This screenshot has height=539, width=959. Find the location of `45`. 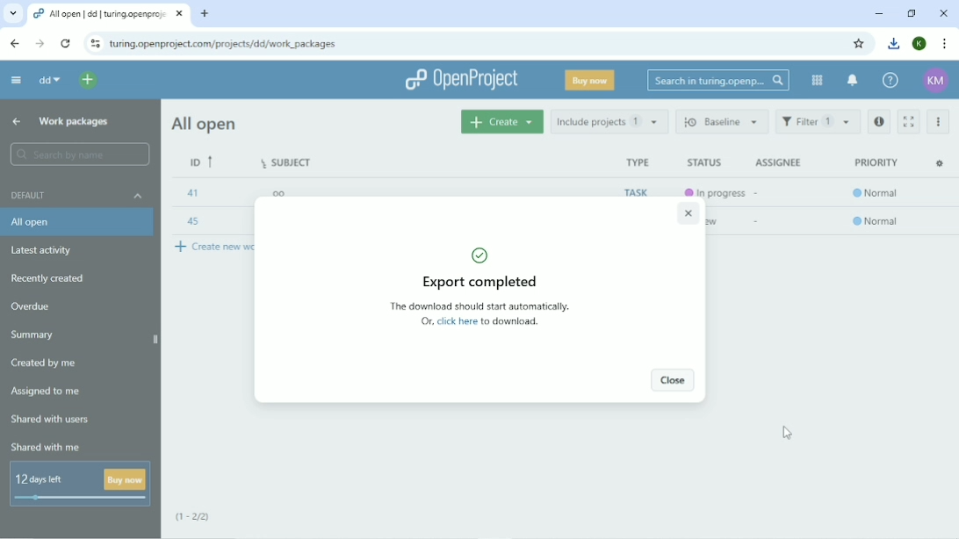

45 is located at coordinates (193, 223).